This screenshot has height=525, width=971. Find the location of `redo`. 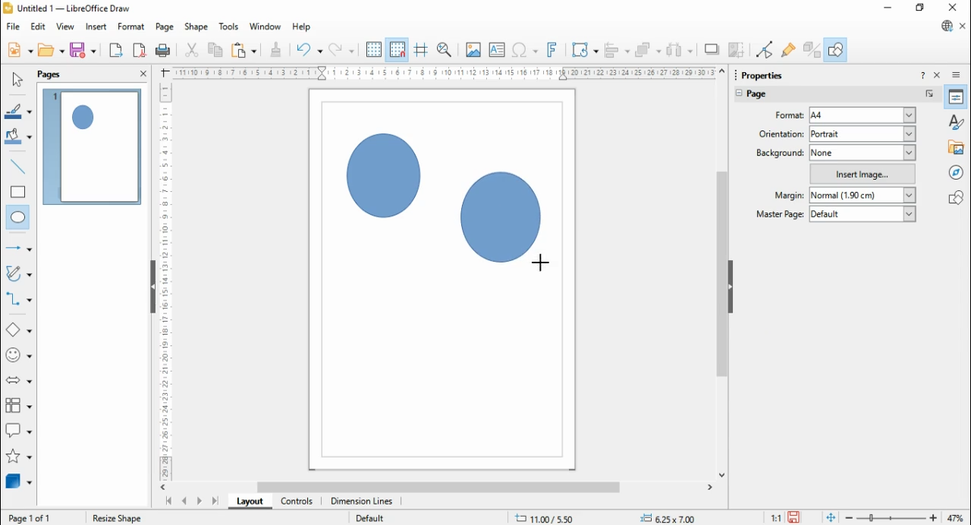

redo is located at coordinates (341, 50).